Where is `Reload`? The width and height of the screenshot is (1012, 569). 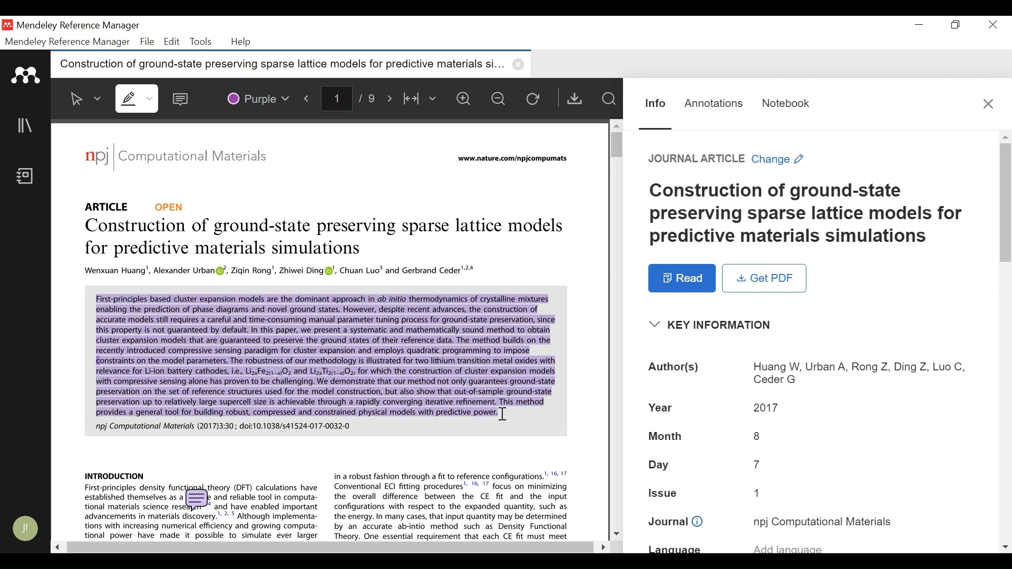
Reload is located at coordinates (536, 98).